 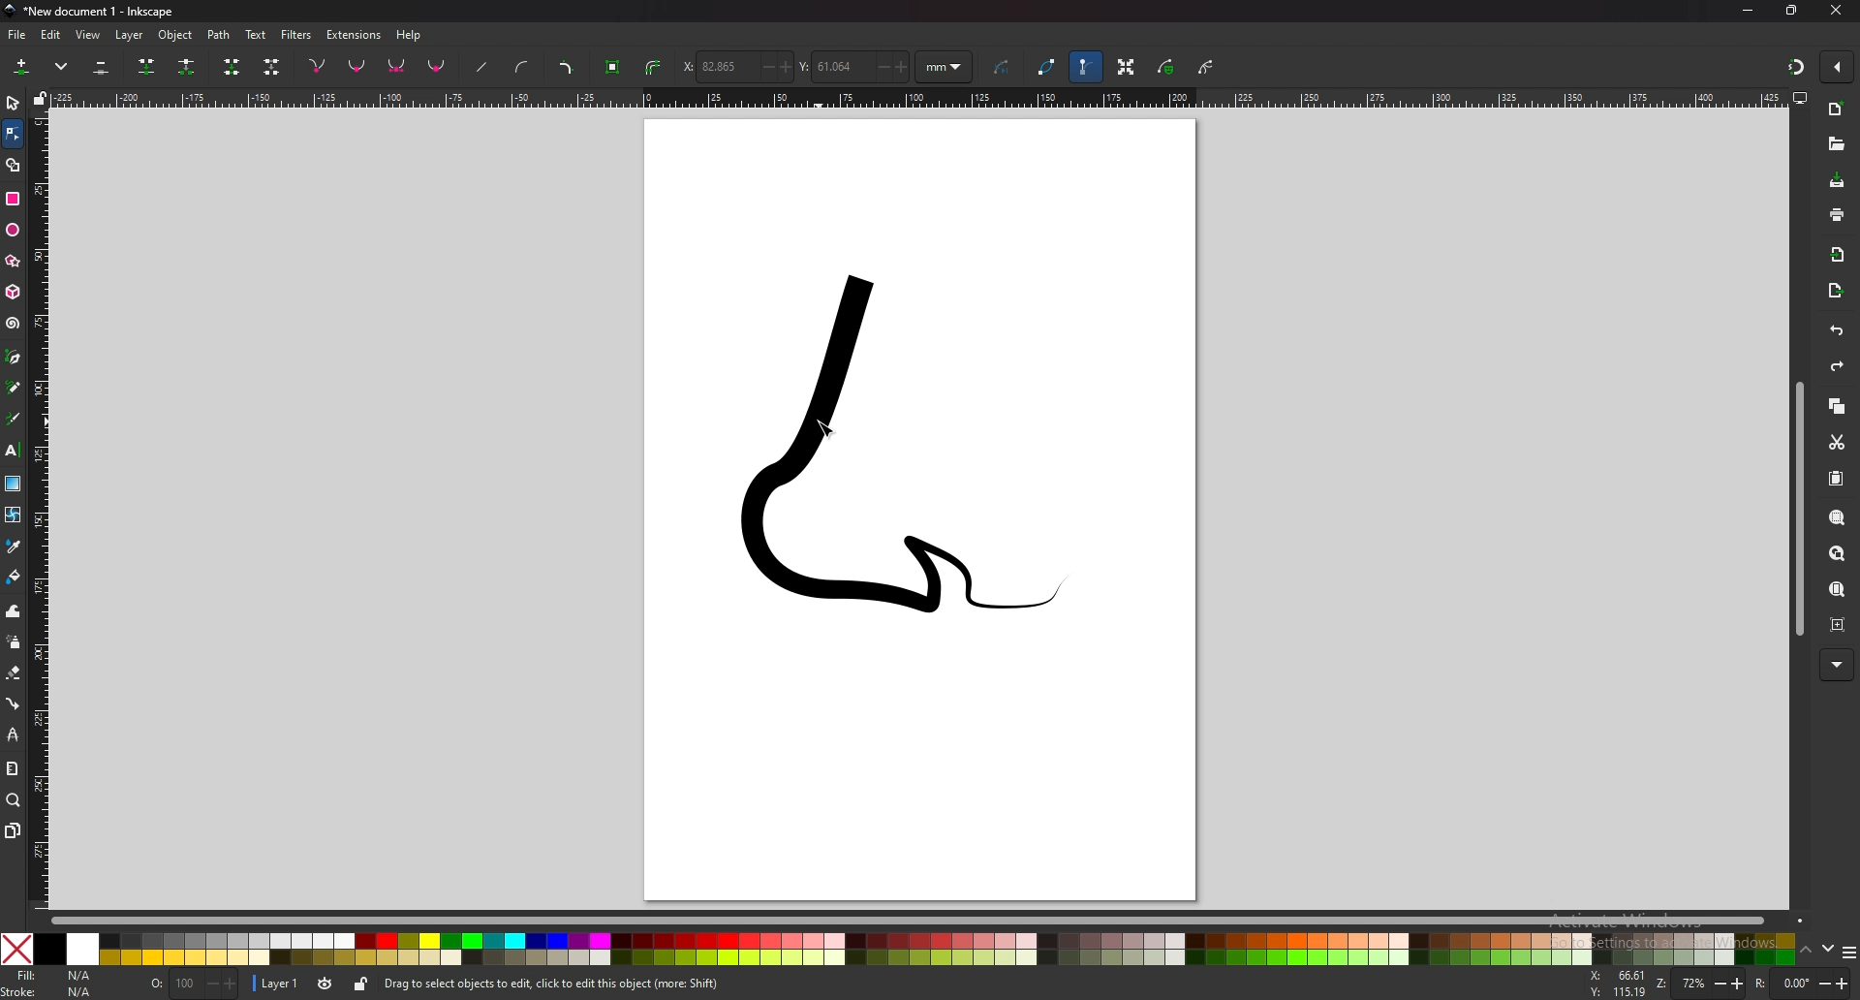 I want to click on layer, so click(x=132, y=34).